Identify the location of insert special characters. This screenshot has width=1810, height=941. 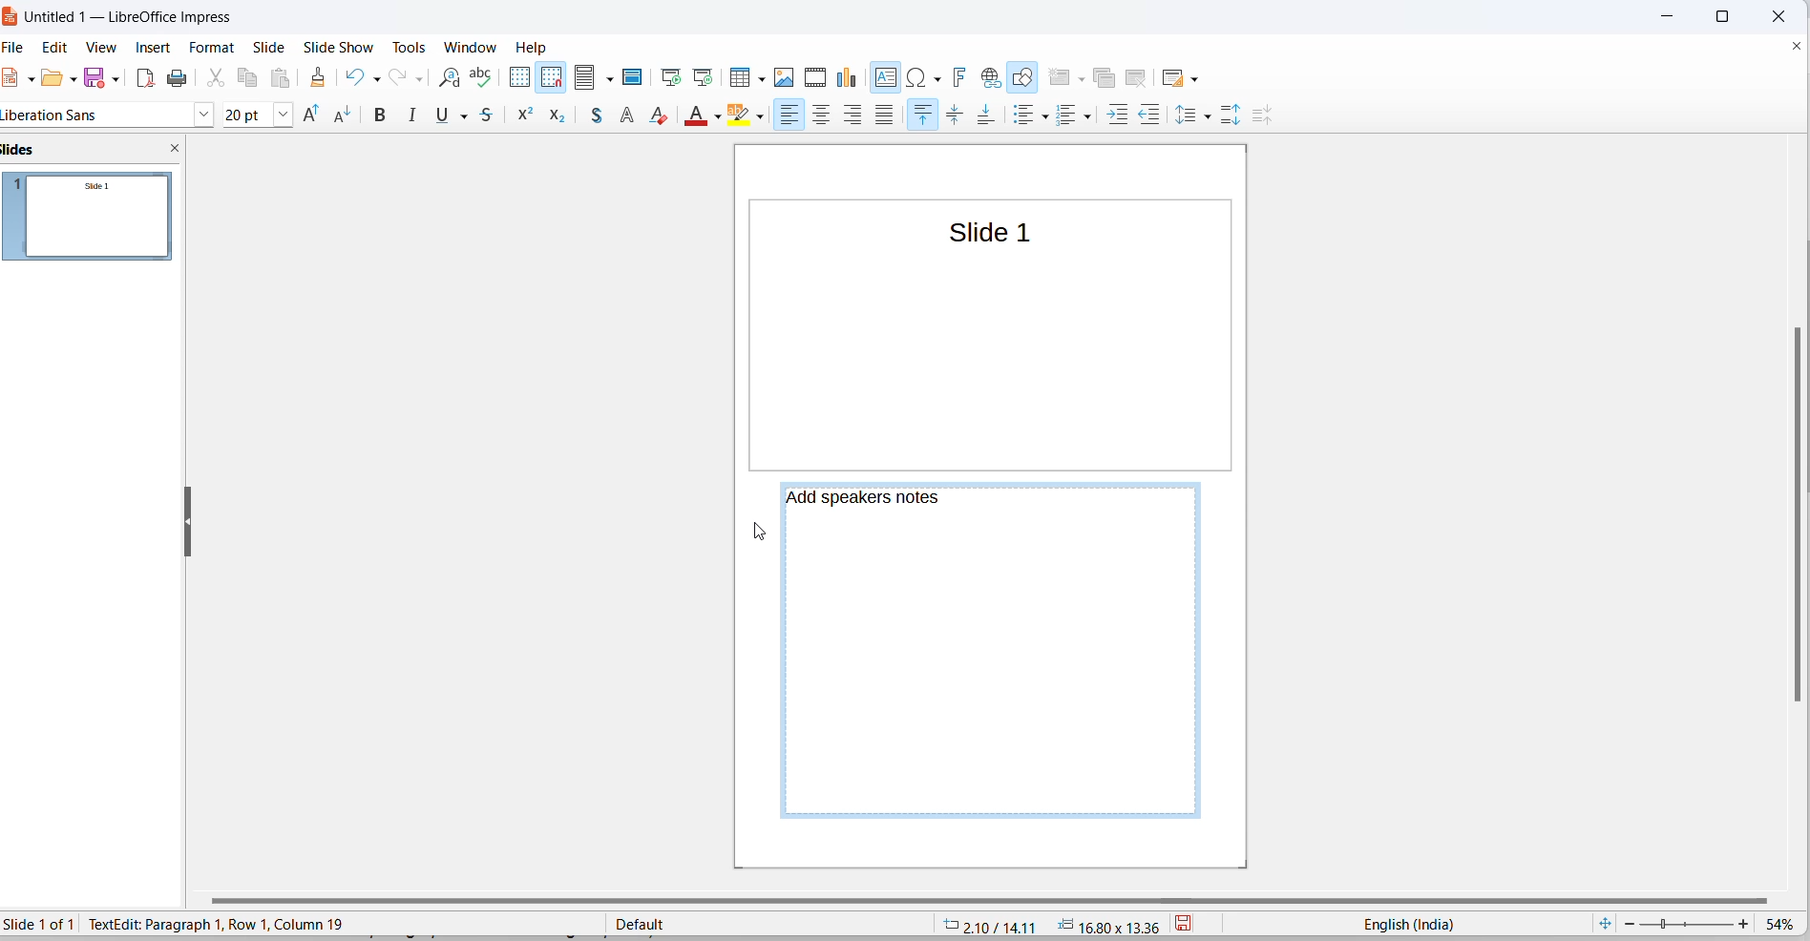
(916, 78).